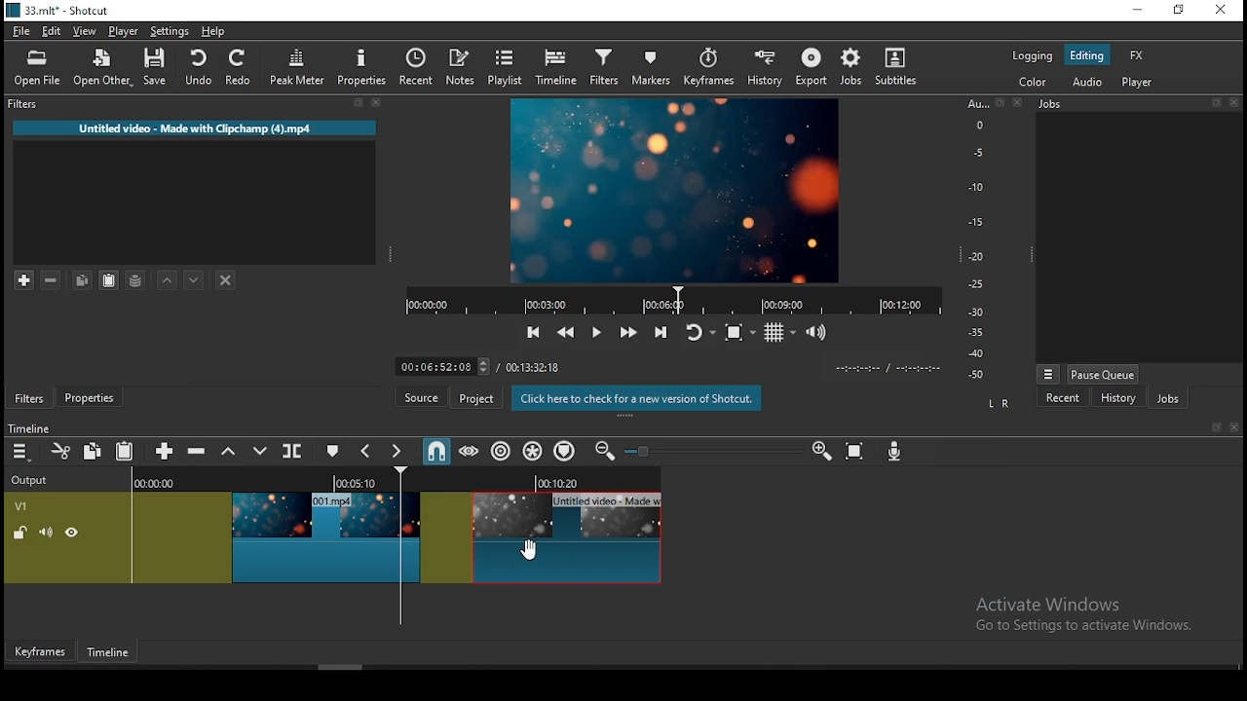  I want to click on scrub while dragging, so click(471, 452).